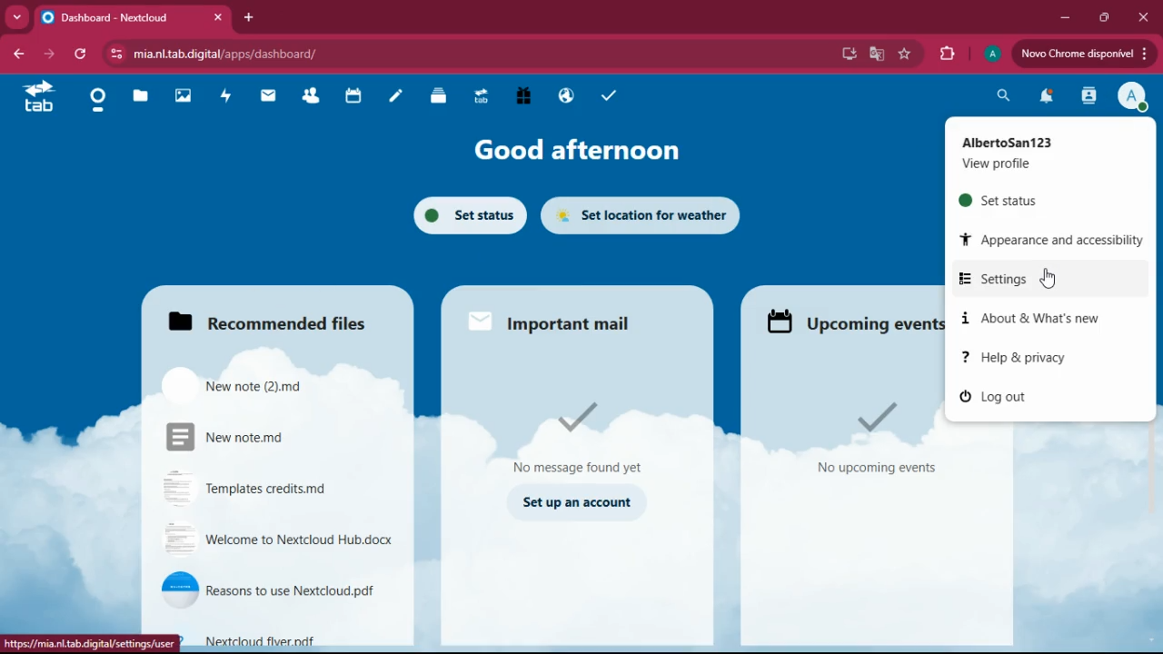  Describe the element at coordinates (992, 56) in the screenshot. I see `profile` at that location.